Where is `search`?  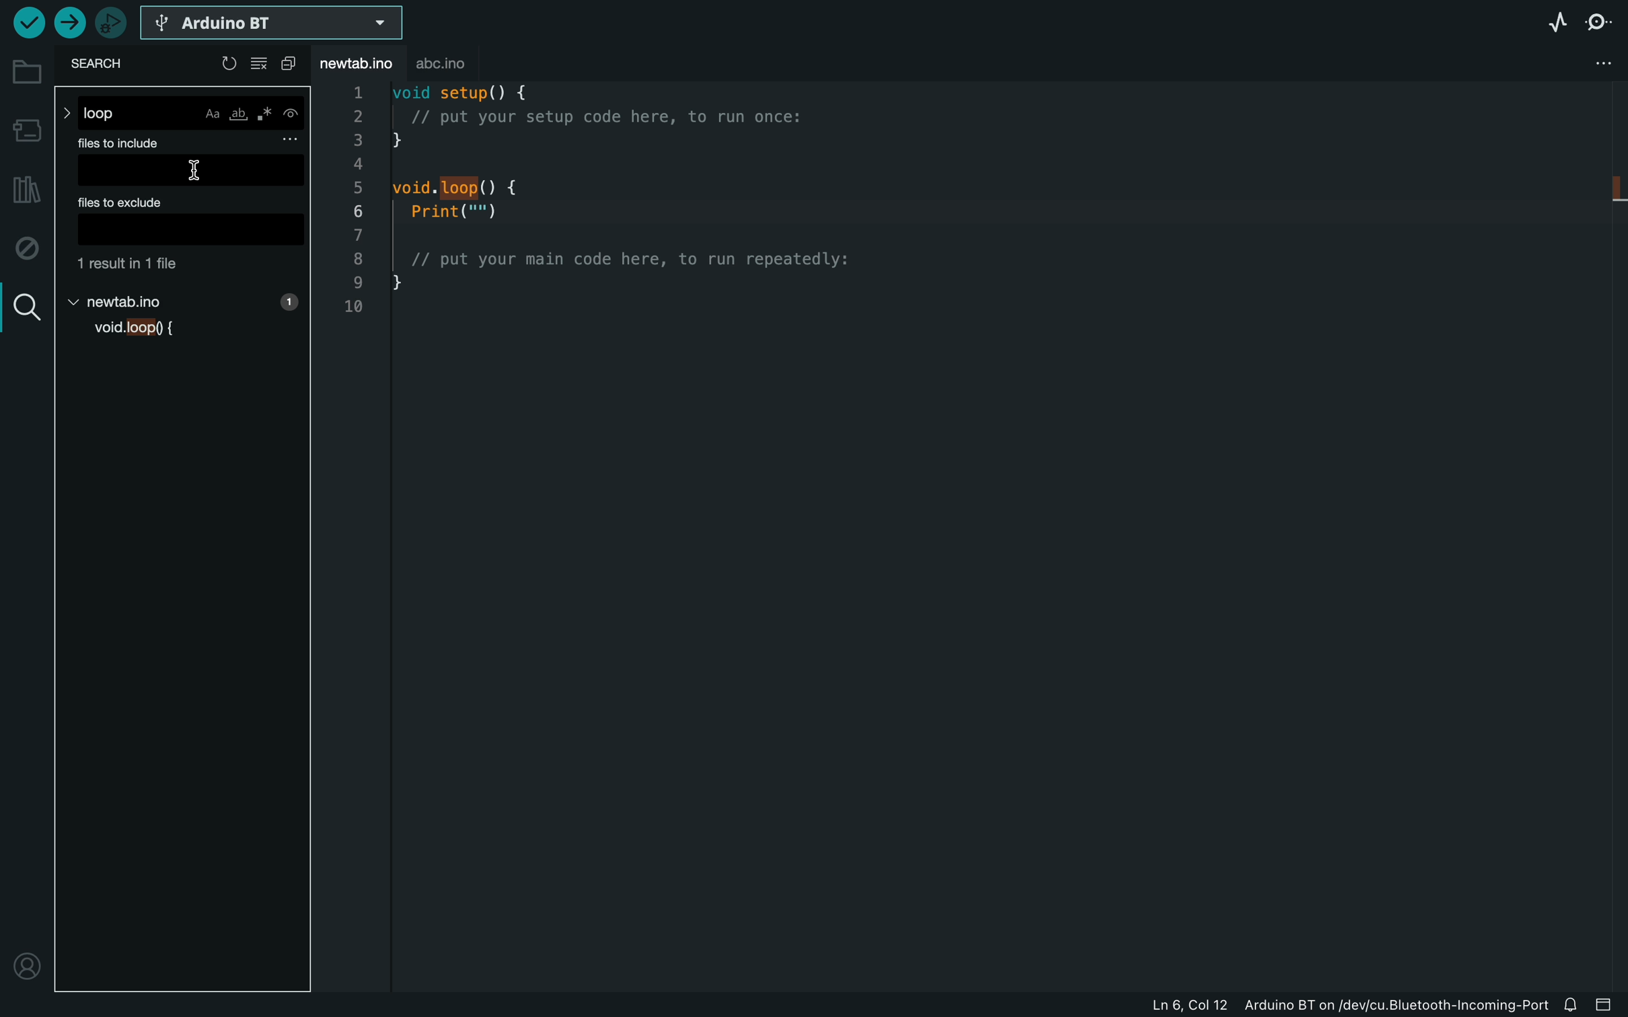
search is located at coordinates (26, 308).